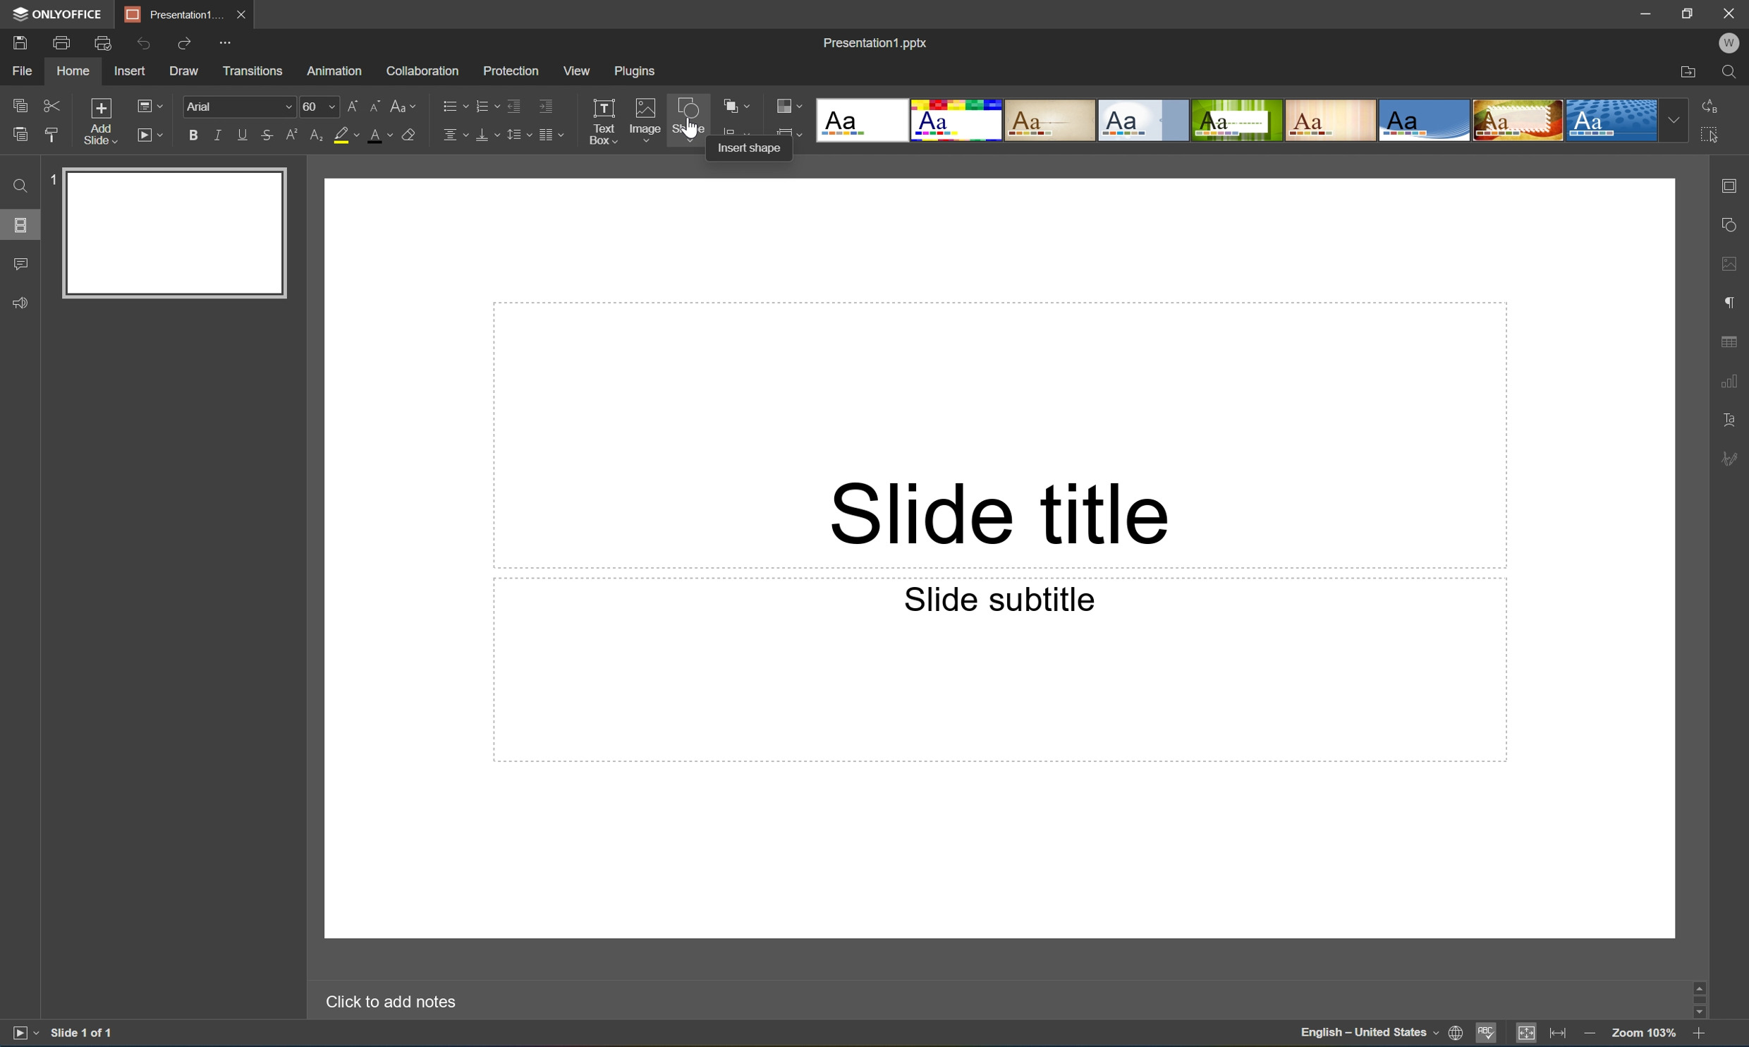 Image resolution: width=1749 pixels, height=1047 pixels. What do you see at coordinates (242, 13) in the screenshot?
I see `Close` at bounding box center [242, 13].